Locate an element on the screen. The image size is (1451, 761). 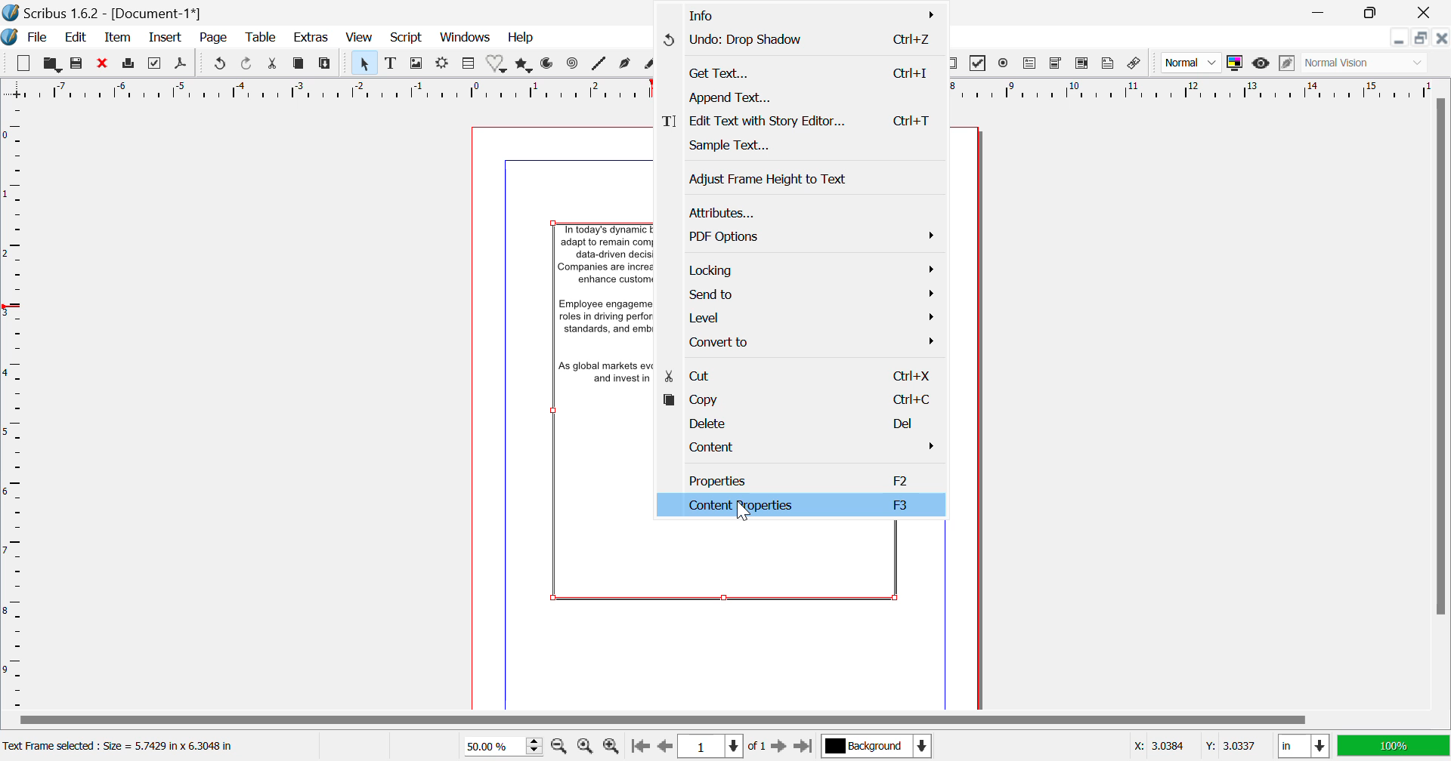
Convert to is located at coordinates (807, 346).